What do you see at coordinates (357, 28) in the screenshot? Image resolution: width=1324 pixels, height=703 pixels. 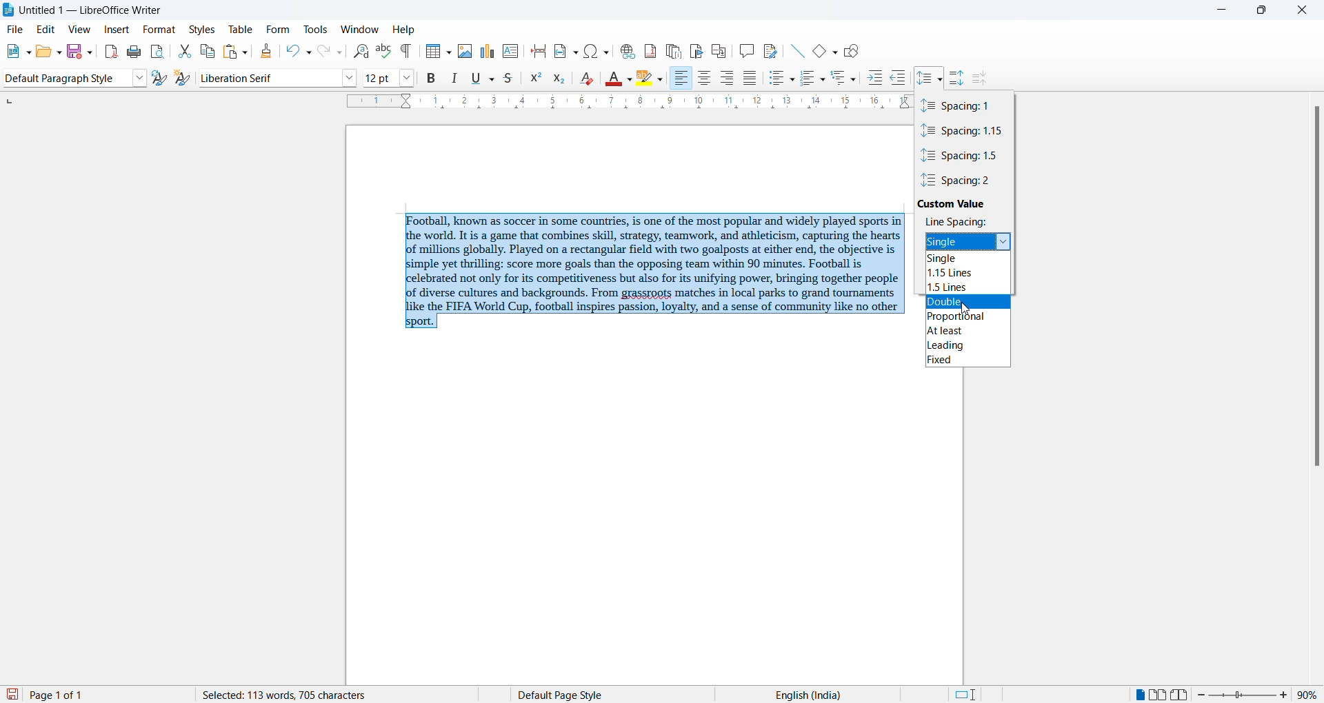 I see `window` at bounding box center [357, 28].